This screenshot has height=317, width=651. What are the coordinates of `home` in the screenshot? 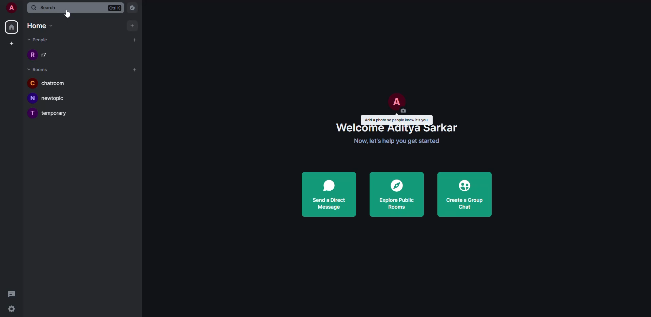 It's located at (39, 25).